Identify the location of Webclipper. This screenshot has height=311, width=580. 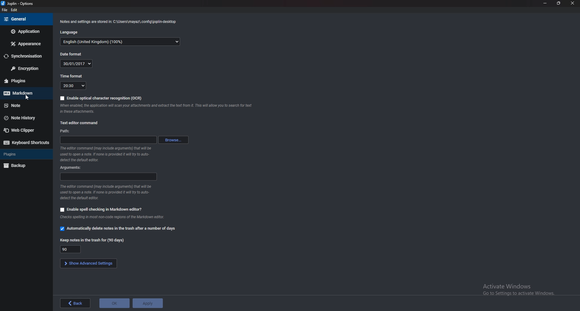
(25, 130).